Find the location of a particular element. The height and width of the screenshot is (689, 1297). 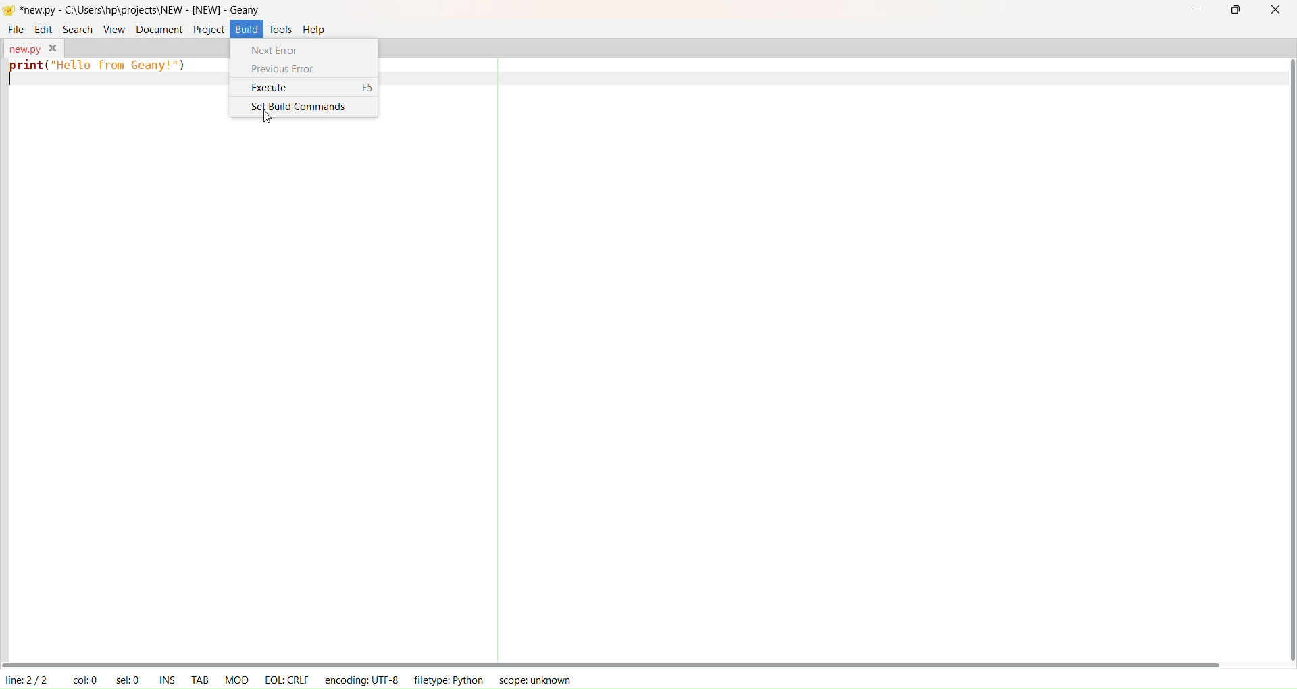

EOL CRLF is located at coordinates (287, 678).